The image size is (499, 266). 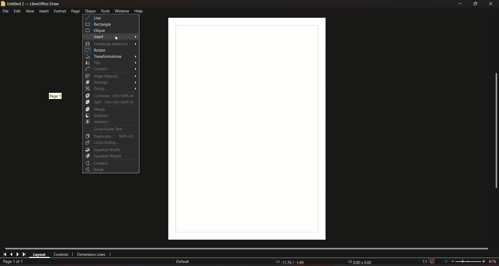 What do you see at coordinates (59, 11) in the screenshot?
I see `format` at bounding box center [59, 11].